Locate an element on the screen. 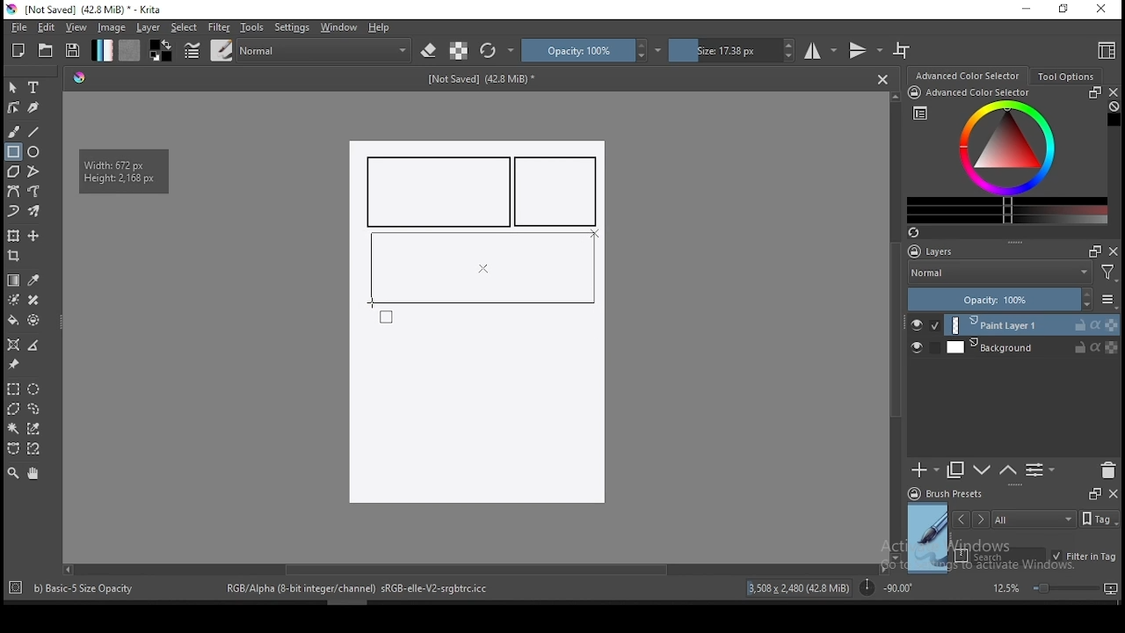 The image size is (1125, 633). restore is located at coordinates (1067, 10).